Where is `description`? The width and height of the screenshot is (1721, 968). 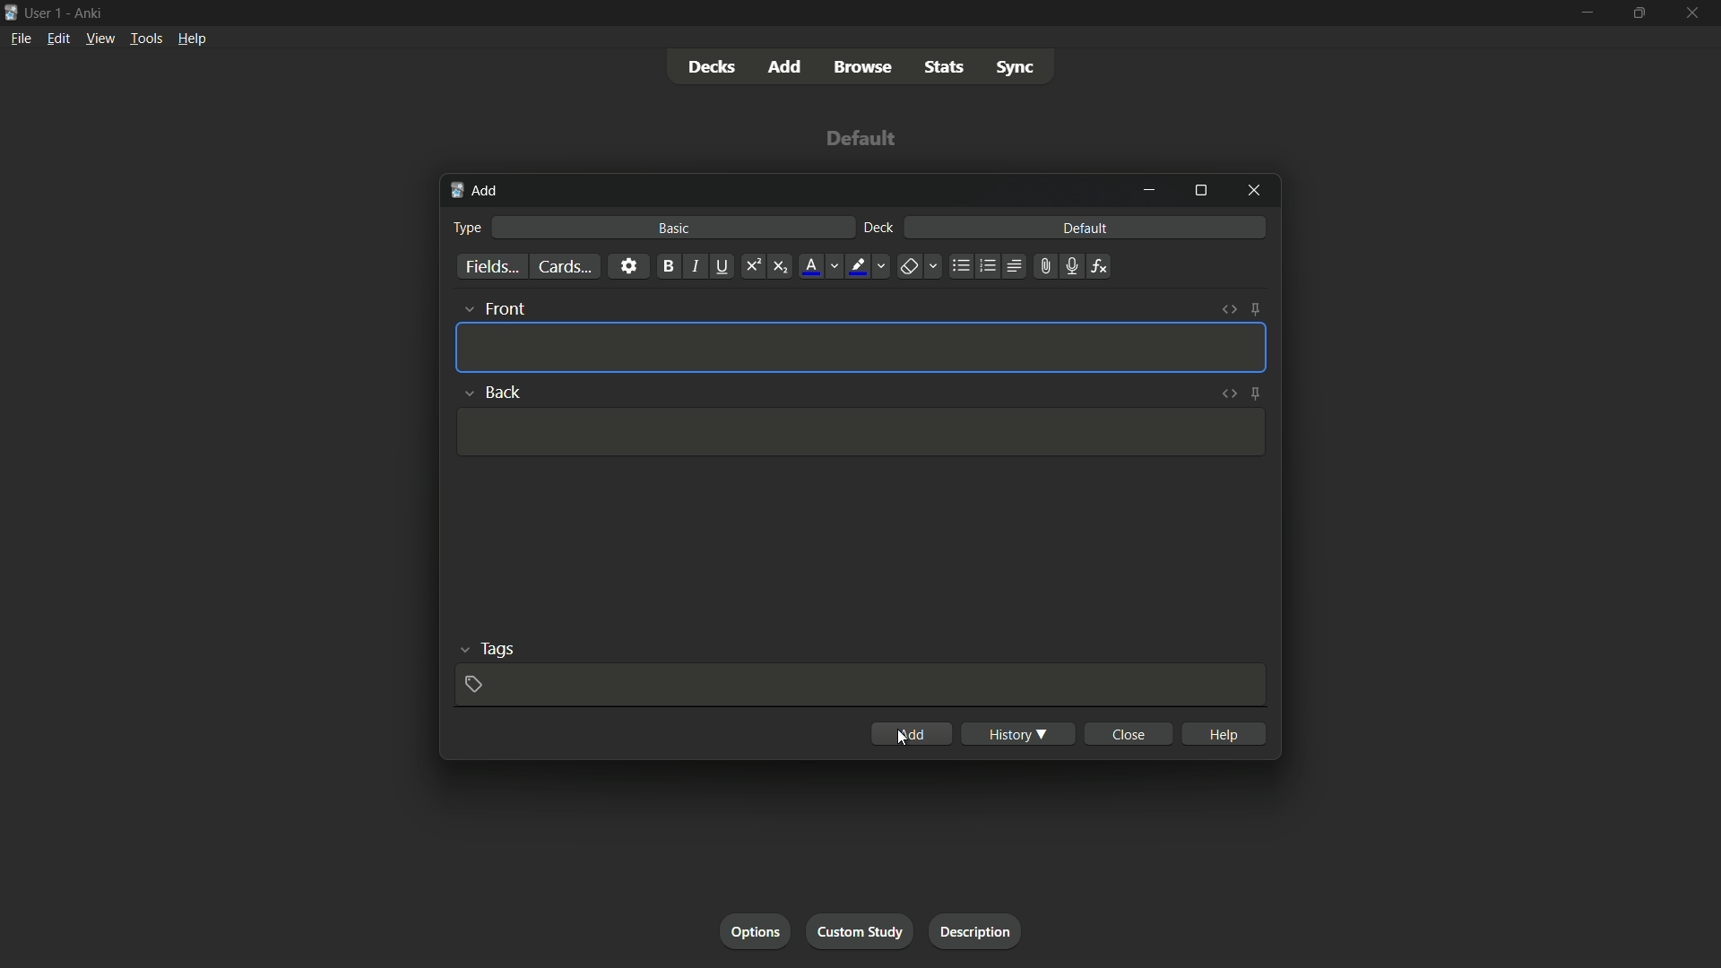 description is located at coordinates (976, 931).